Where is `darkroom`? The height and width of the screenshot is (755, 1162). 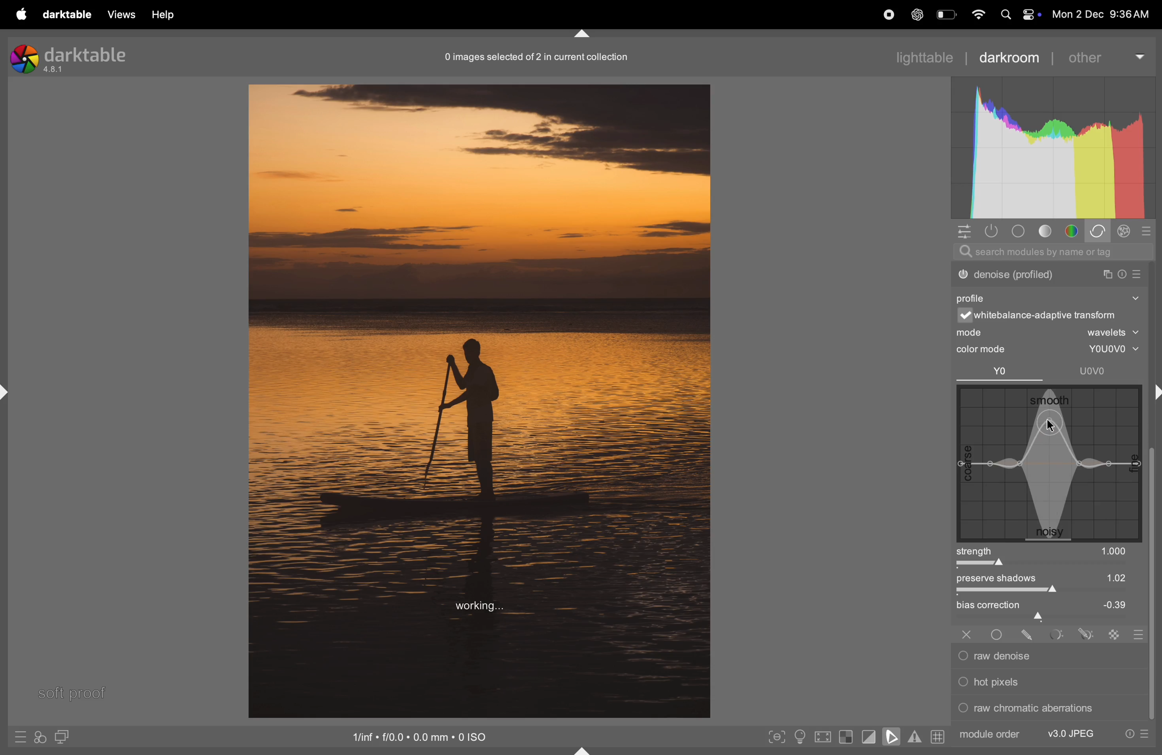 darkroom is located at coordinates (1016, 56).